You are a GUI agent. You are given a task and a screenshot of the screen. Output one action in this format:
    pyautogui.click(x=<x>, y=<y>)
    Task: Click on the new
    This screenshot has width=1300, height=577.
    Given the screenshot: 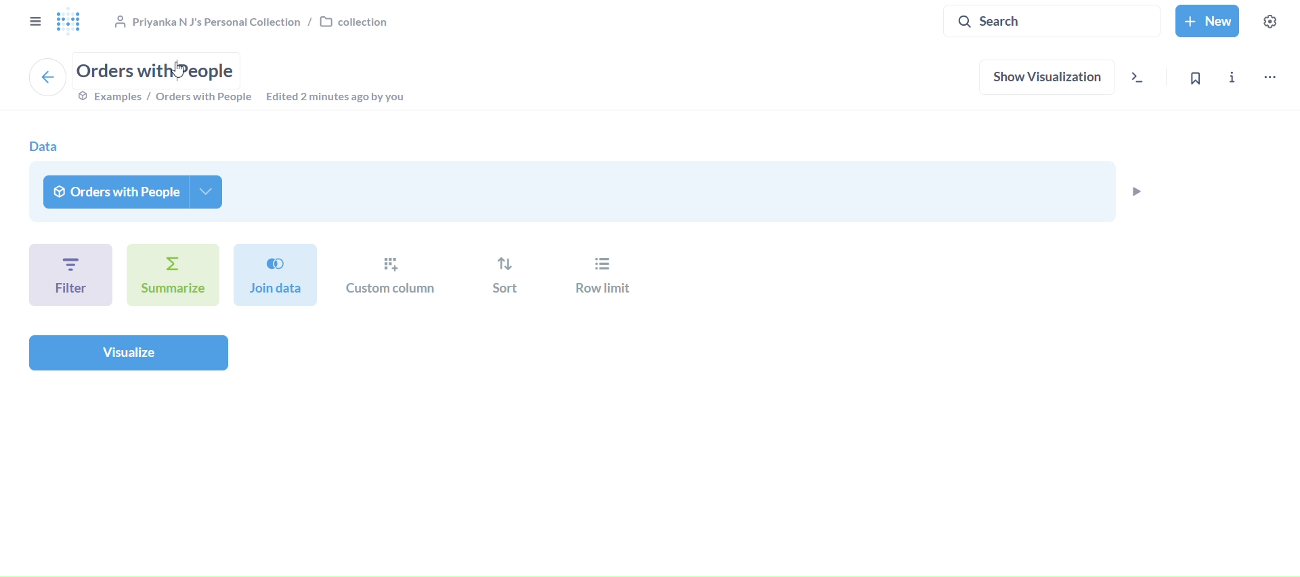 What is the action you would take?
    pyautogui.click(x=1209, y=22)
    